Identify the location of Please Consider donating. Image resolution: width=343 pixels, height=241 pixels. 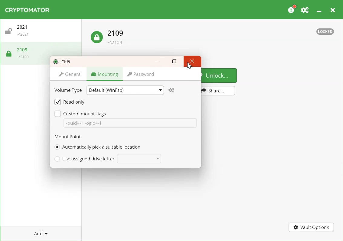
(292, 9).